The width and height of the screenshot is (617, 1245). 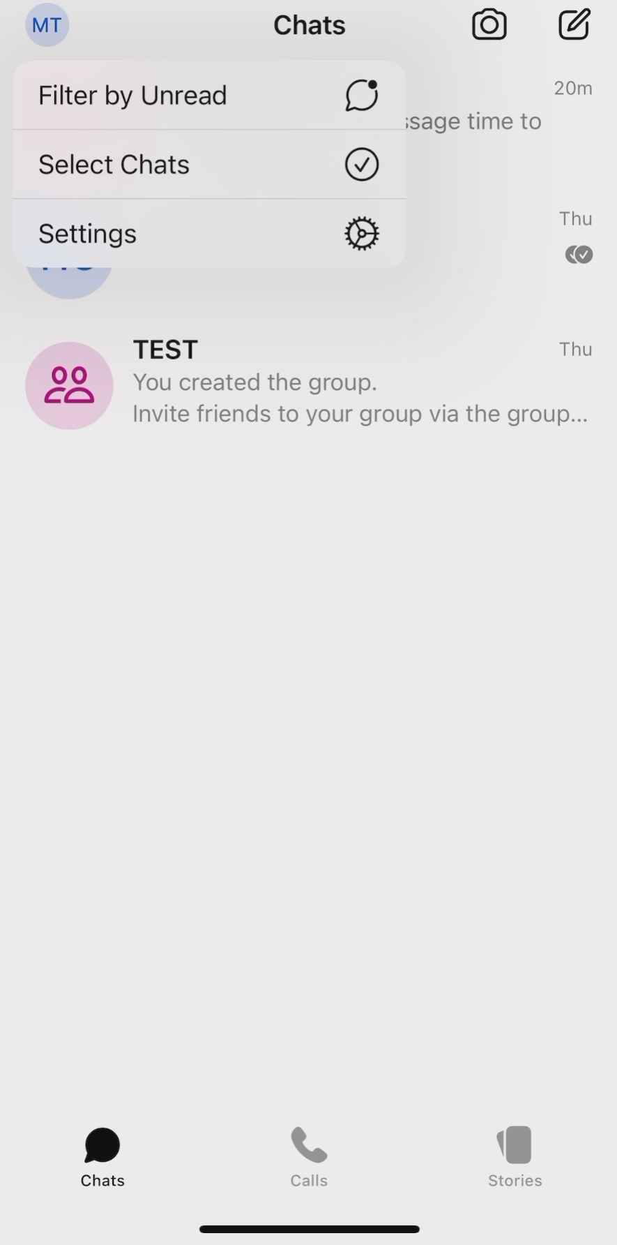 What do you see at coordinates (579, 234) in the screenshot?
I see `text` at bounding box center [579, 234].